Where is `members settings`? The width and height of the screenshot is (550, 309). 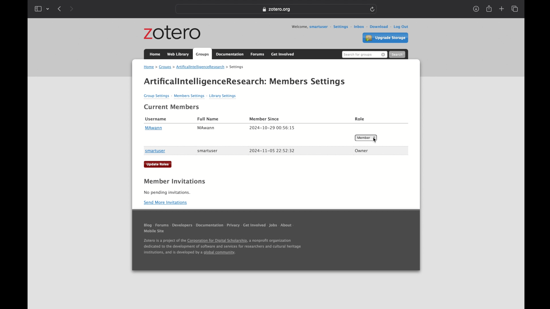
members settings is located at coordinates (308, 82).